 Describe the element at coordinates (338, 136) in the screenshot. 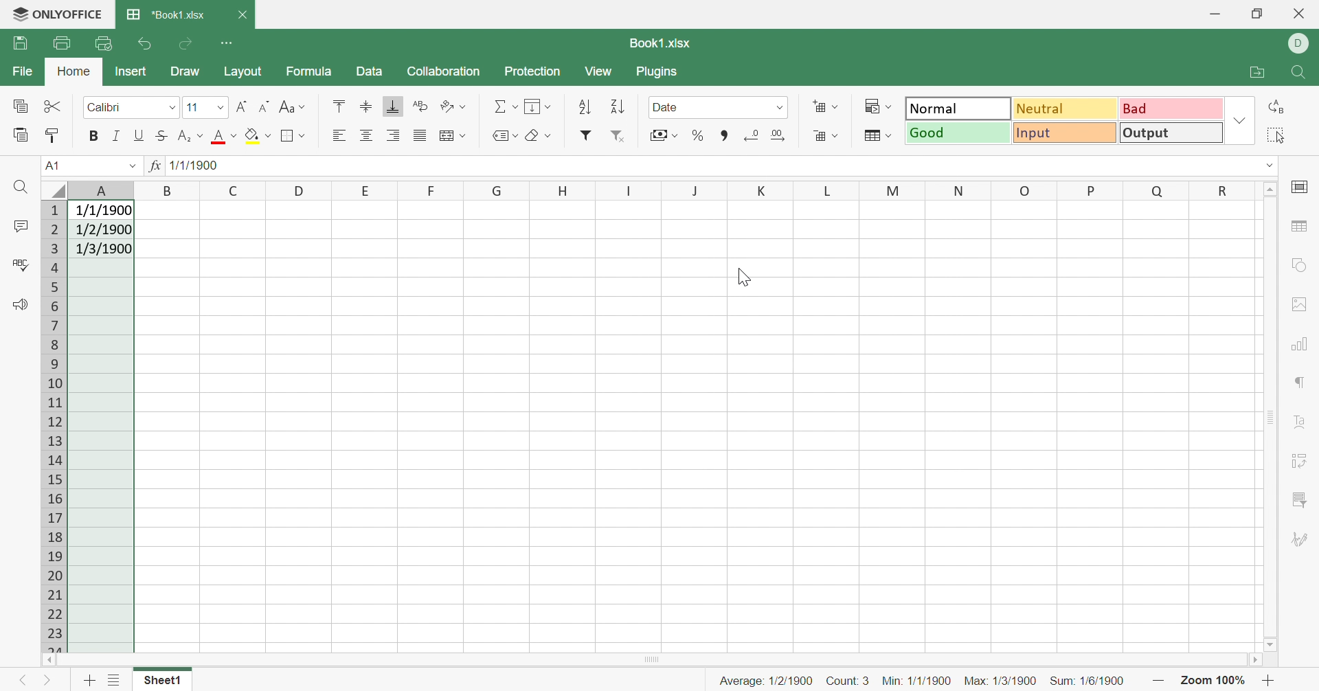

I see `Align left` at that location.